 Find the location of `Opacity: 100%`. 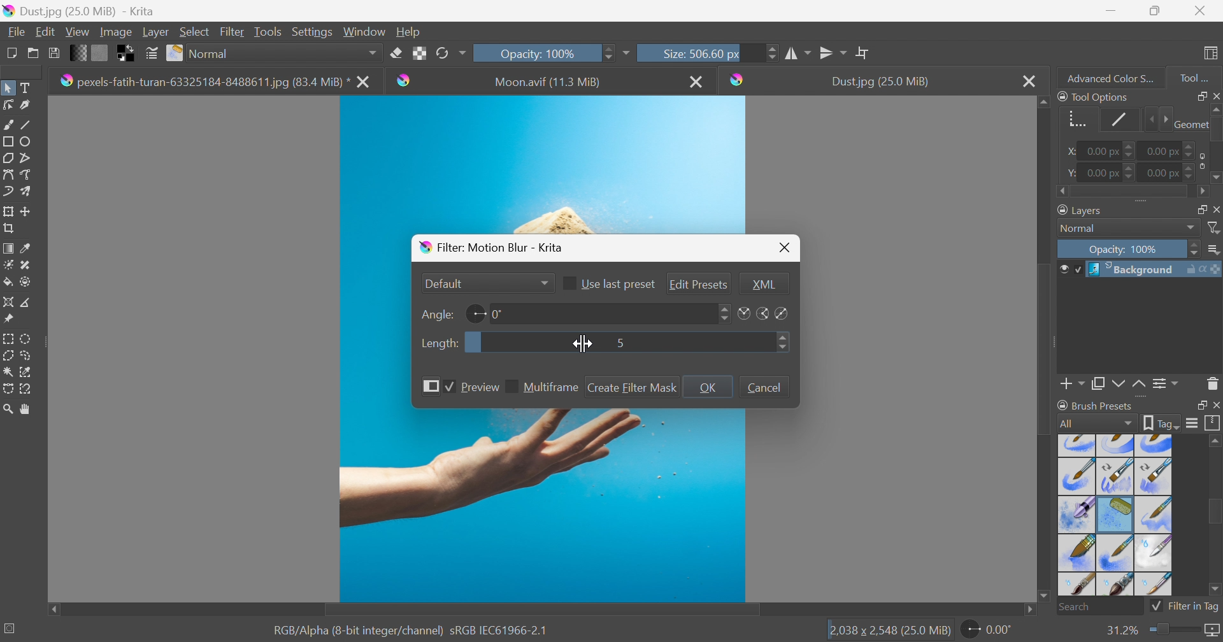

Opacity: 100% is located at coordinates (1126, 250).